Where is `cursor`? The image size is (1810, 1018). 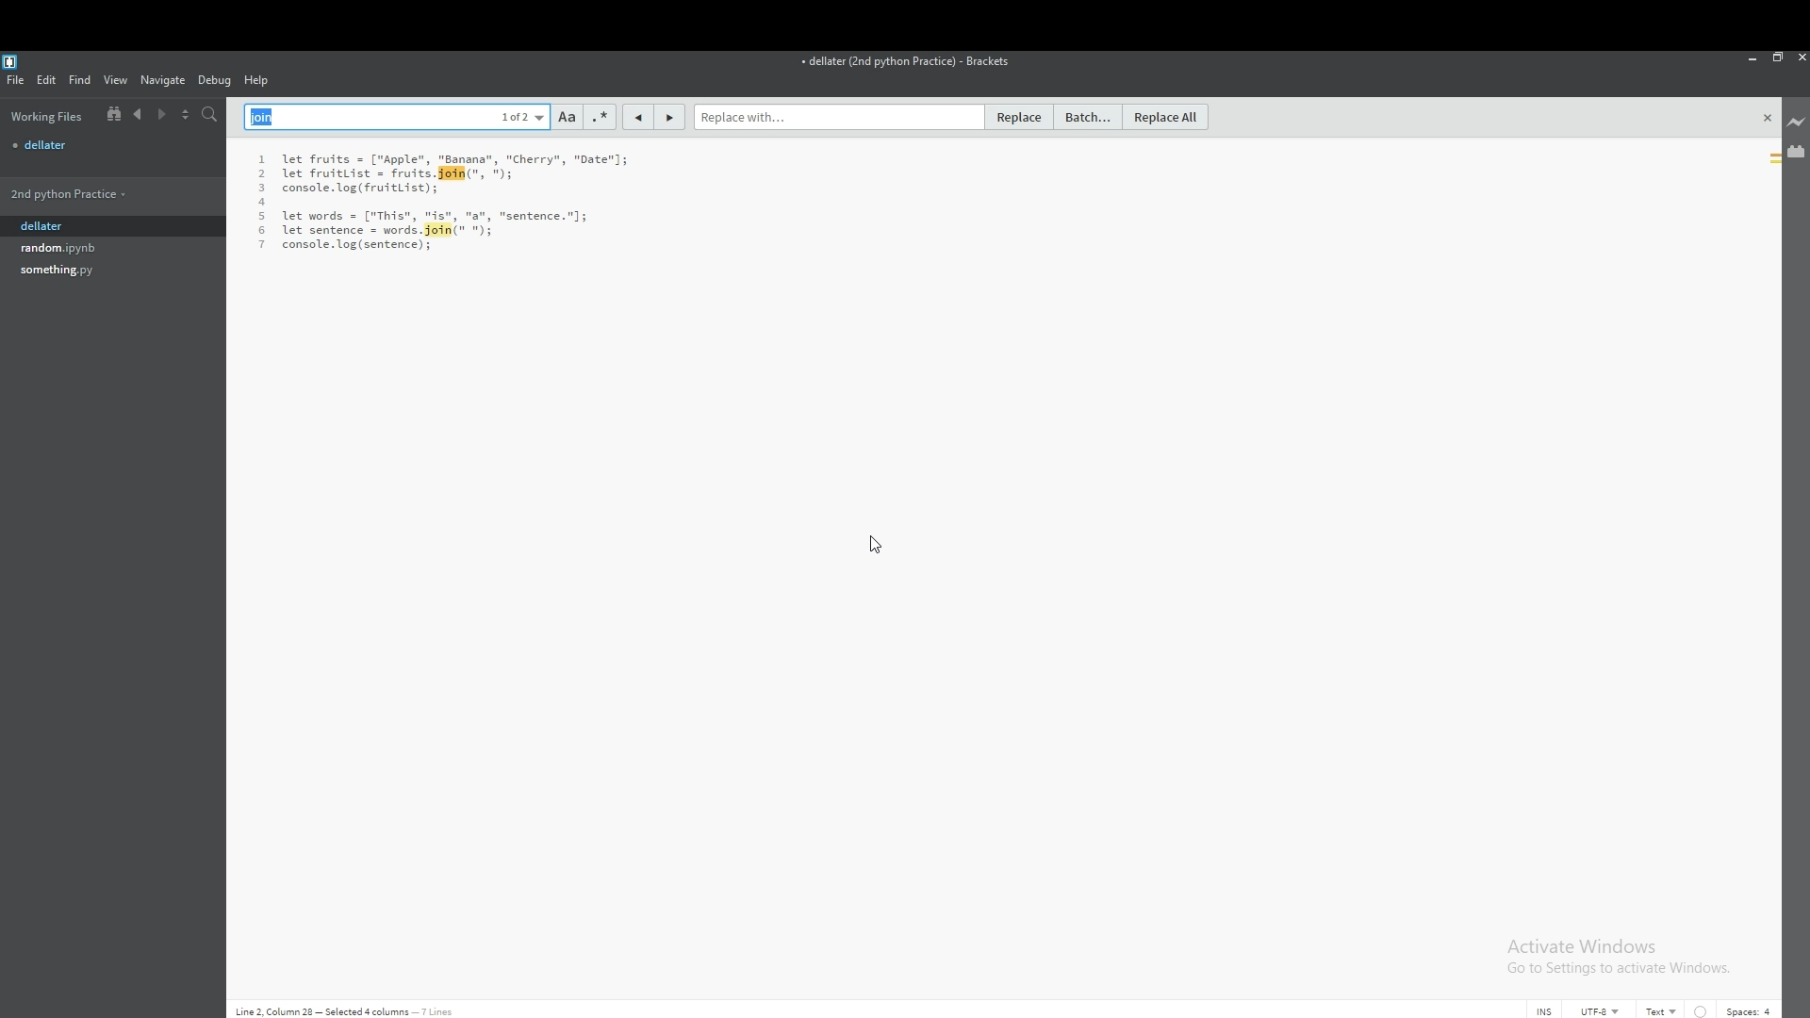
cursor is located at coordinates (881, 545).